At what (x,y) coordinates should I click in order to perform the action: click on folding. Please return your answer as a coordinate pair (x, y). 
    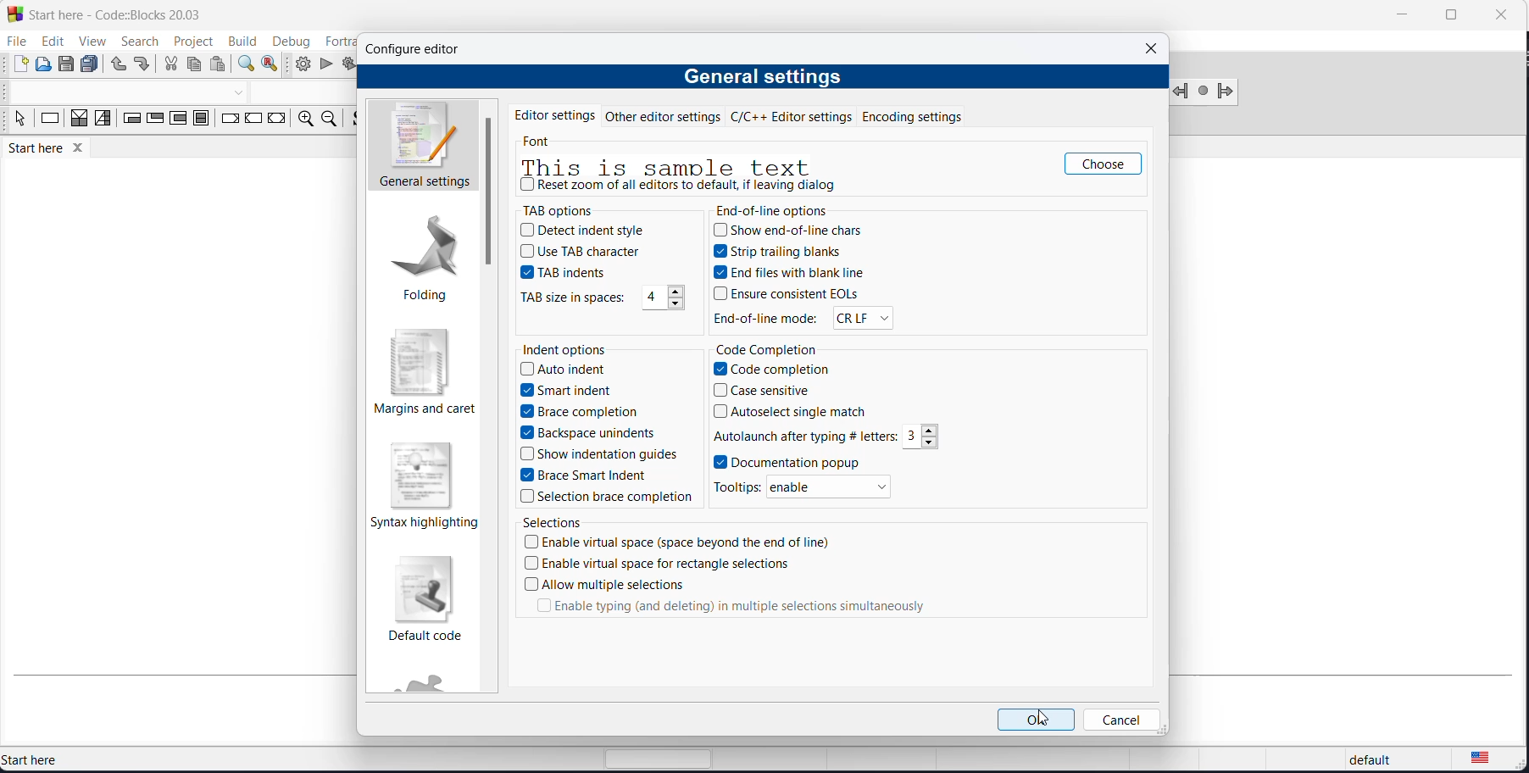
    Looking at the image, I should click on (420, 263).